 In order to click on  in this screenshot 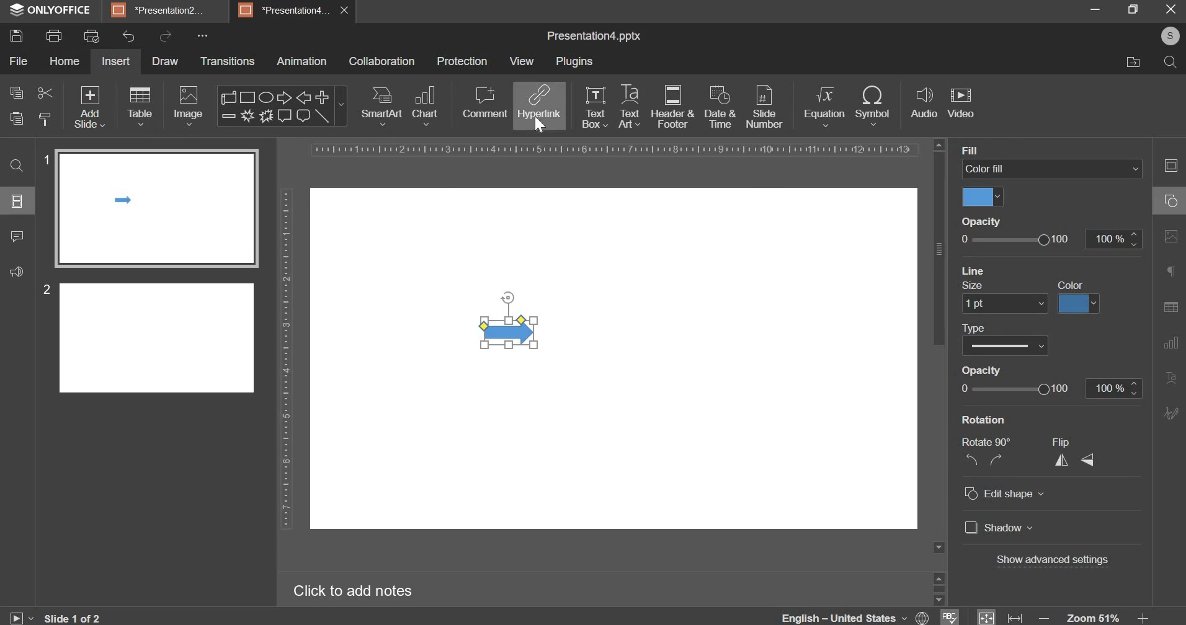, I will do `click(1060, 561)`.